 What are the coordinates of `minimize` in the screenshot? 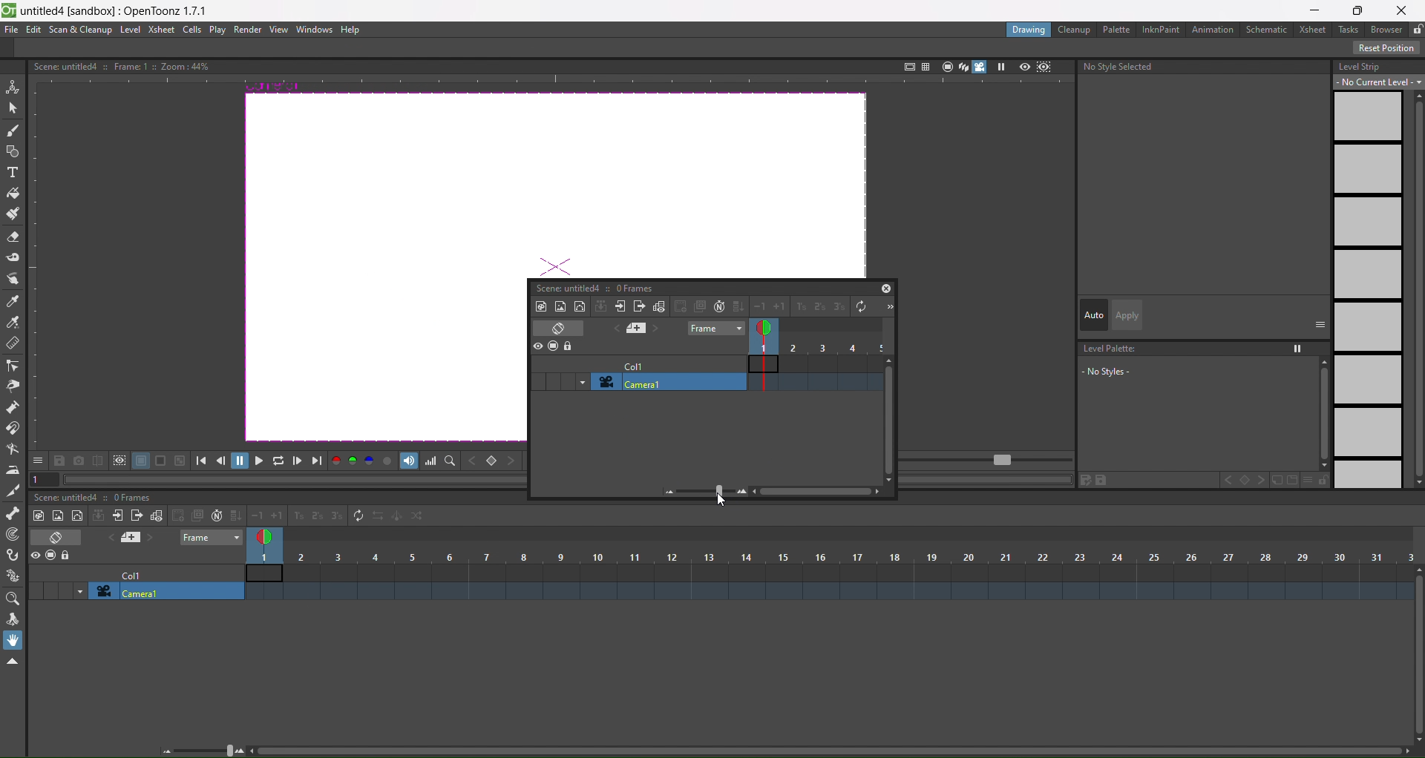 It's located at (1314, 10).